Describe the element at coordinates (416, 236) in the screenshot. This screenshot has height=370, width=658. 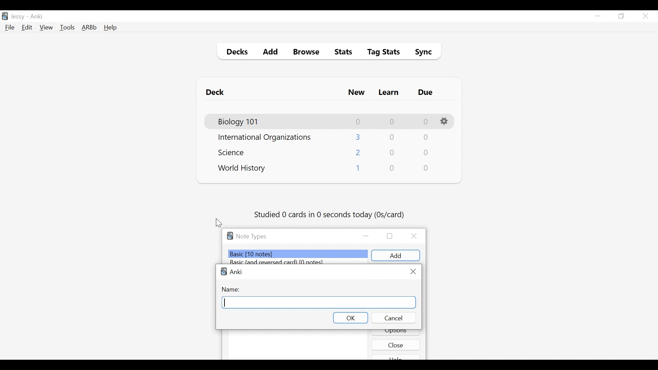
I see `Close` at that location.